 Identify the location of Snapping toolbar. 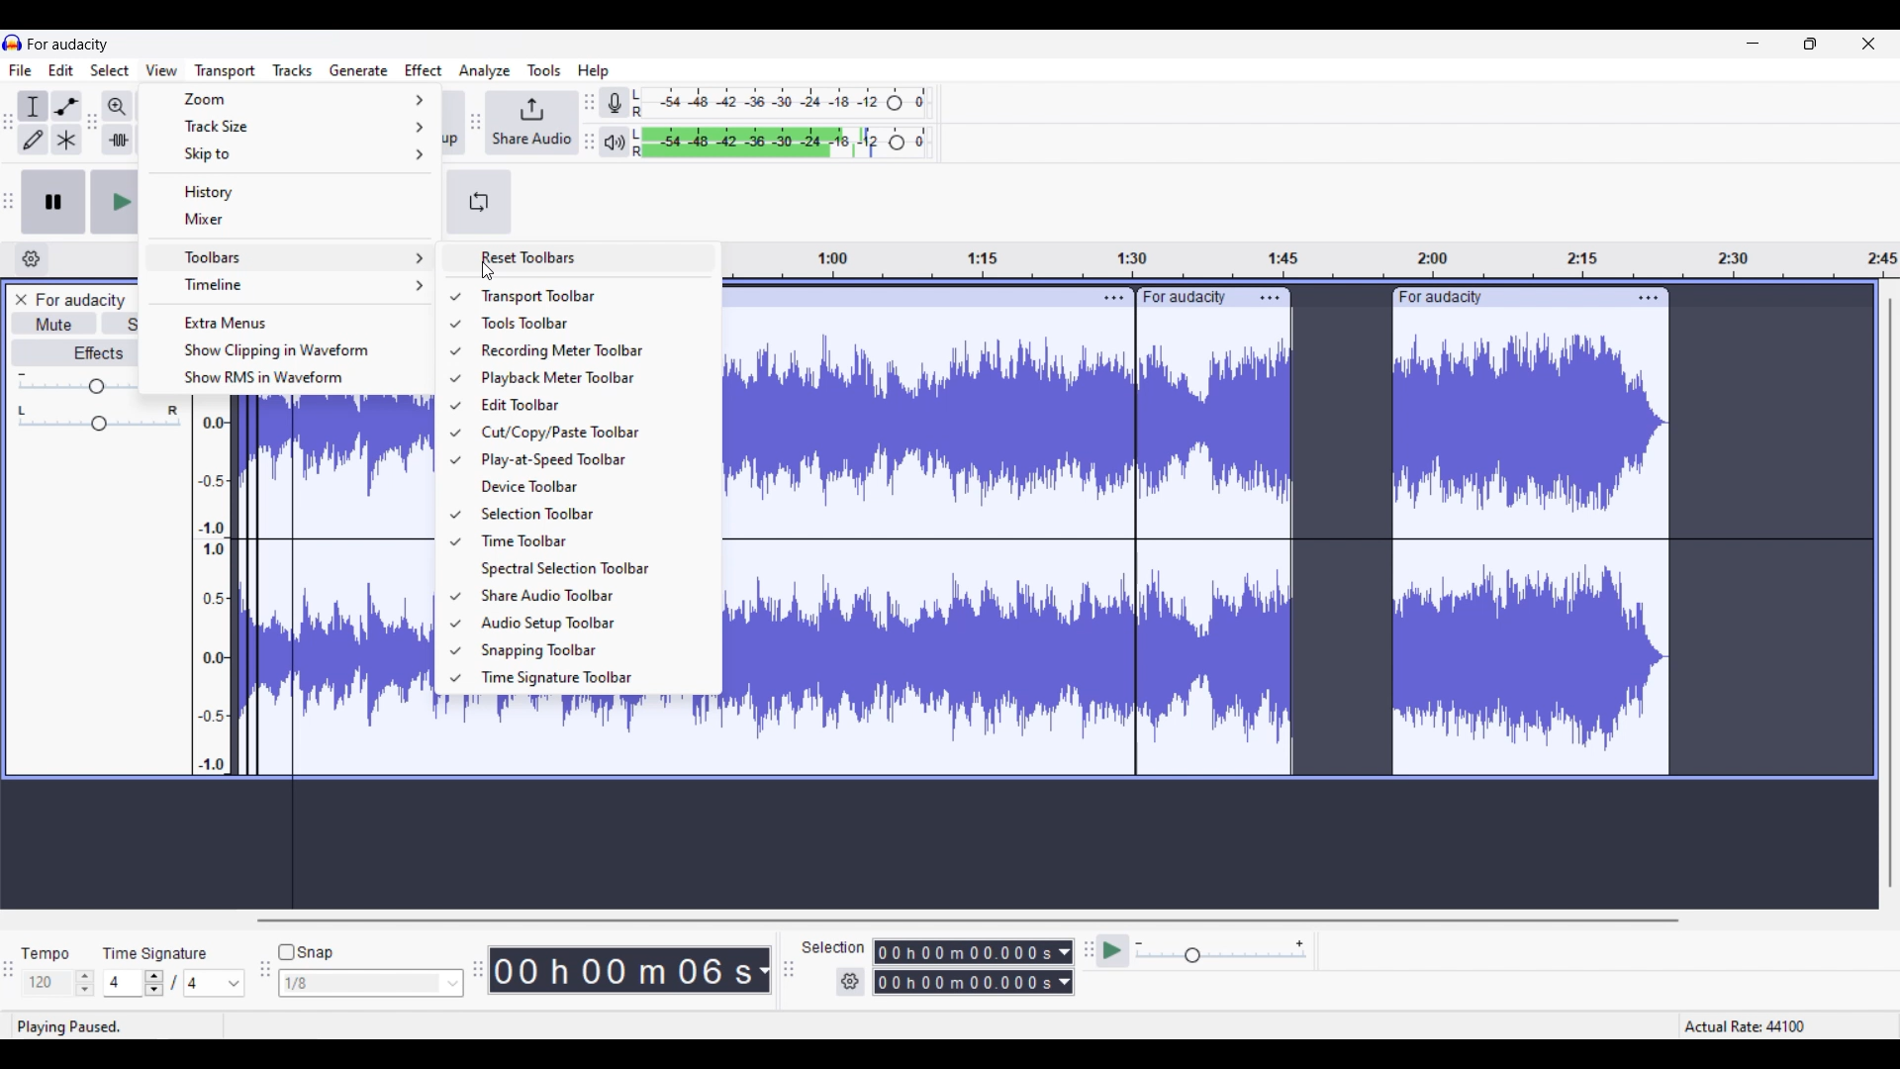
(589, 651).